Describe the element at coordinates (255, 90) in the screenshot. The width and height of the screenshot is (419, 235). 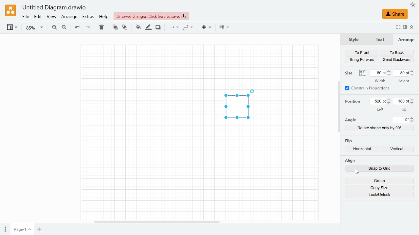
I see `Rotate` at that location.